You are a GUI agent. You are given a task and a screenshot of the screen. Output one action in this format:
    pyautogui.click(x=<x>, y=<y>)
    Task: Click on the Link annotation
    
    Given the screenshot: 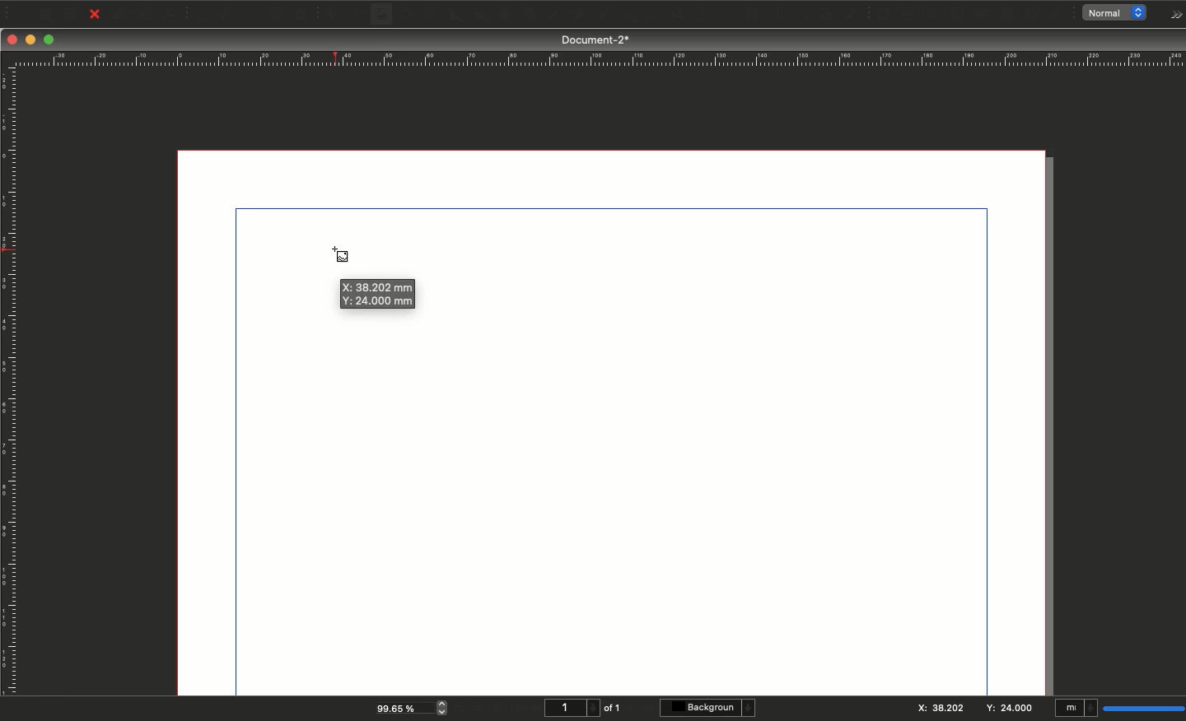 What is the action you would take?
    pyautogui.click(x=1059, y=15)
    